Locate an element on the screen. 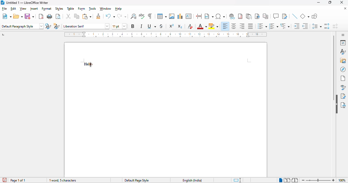 The image size is (348, 183). check spelling is located at coordinates (142, 16).